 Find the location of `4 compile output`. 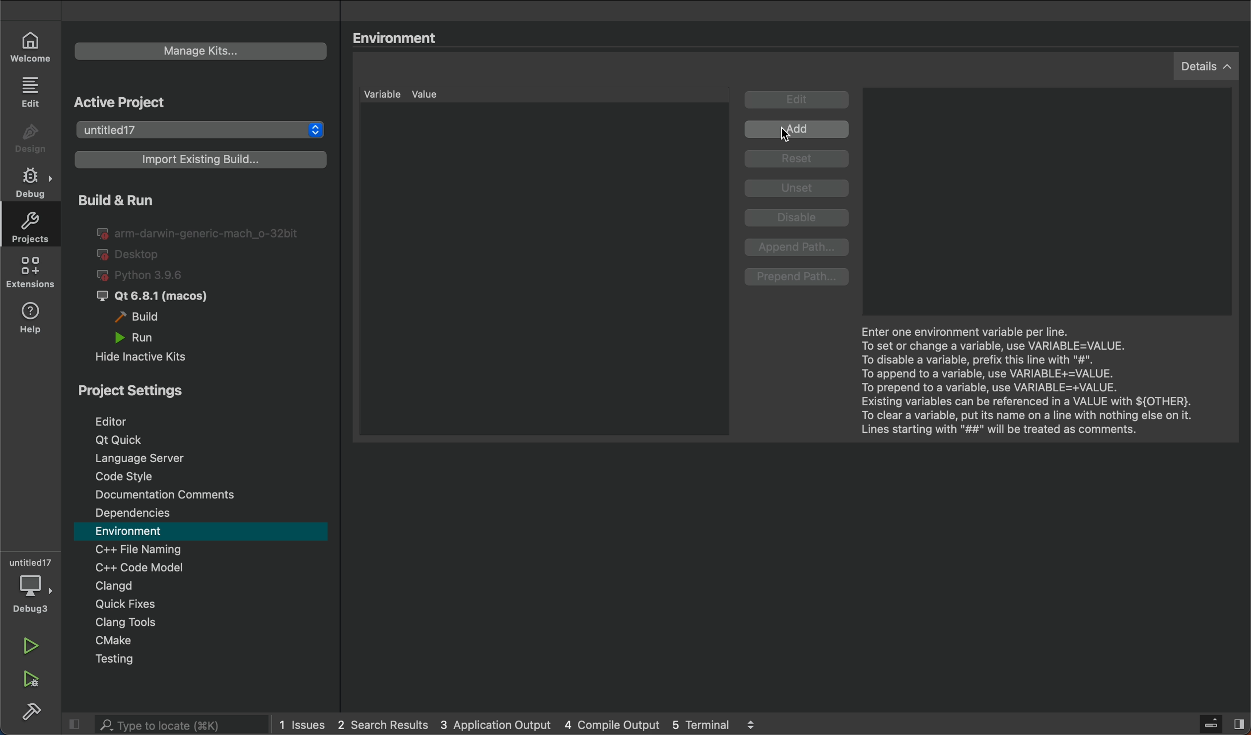

4 compile output is located at coordinates (612, 724).